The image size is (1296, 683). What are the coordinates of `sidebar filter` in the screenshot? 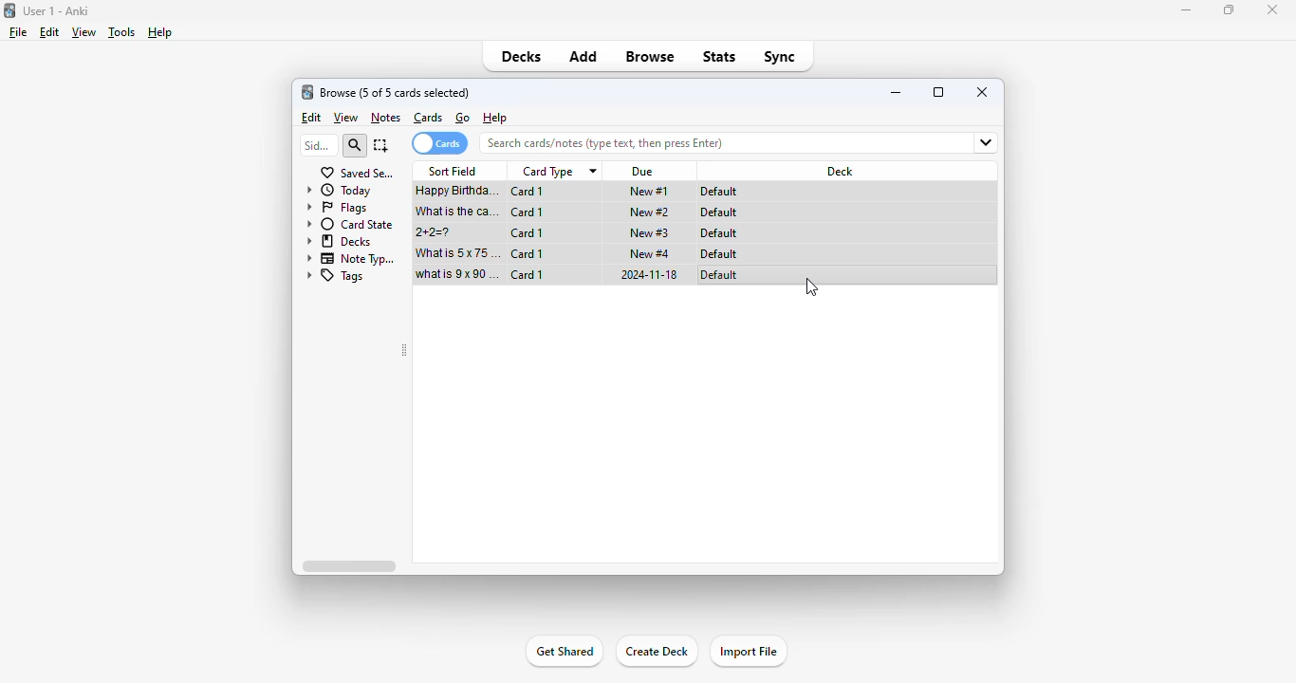 It's located at (318, 145).